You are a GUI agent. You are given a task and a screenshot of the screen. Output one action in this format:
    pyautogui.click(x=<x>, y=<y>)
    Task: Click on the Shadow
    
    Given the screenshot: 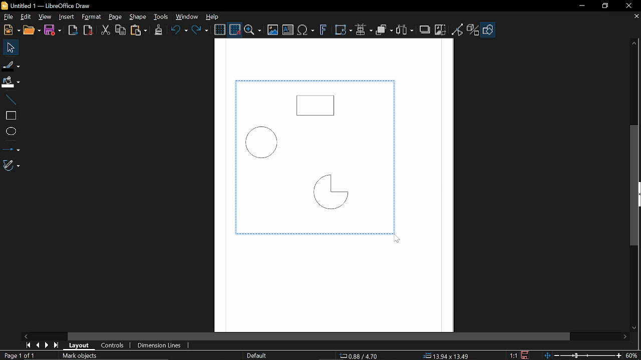 What is the action you would take?
    pyautogui.click(x=425, y=29)
    